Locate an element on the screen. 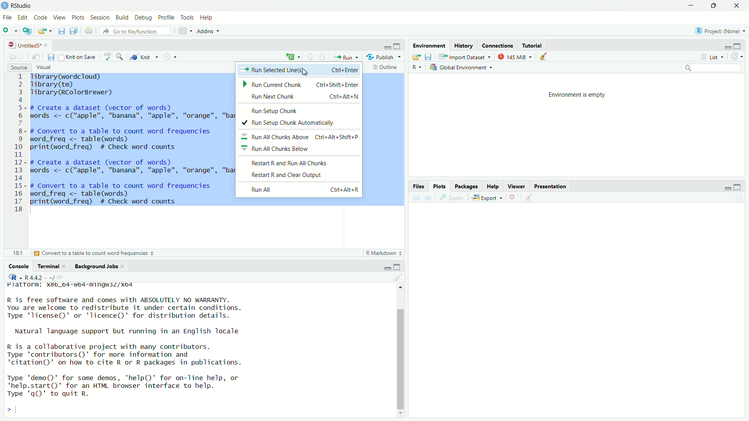 The width and height of the screenshot is (749, 421). Close is located at coordinates (735, 7).